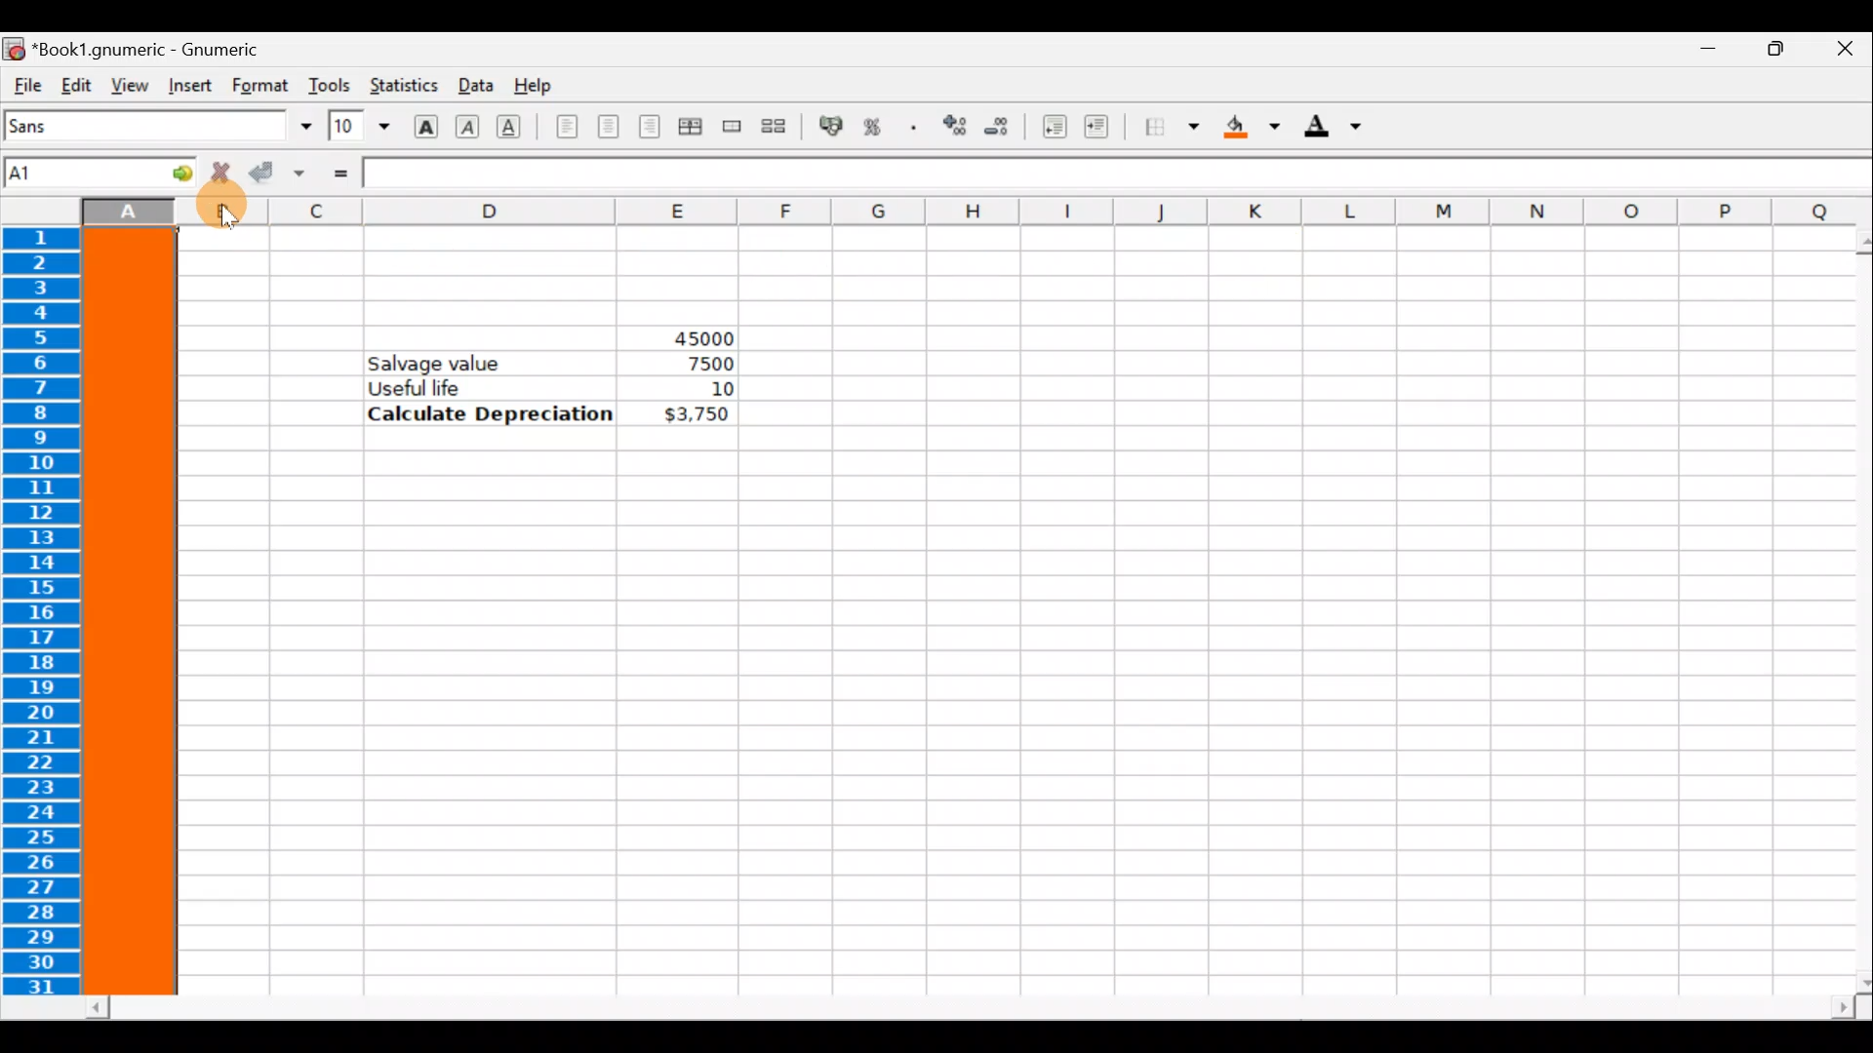 This screenshot has width=1873, height=1053. Describe the element at coordinates (1049, 127) in the screenshot. I see `Decrease indent, align contents to the left` at that location.